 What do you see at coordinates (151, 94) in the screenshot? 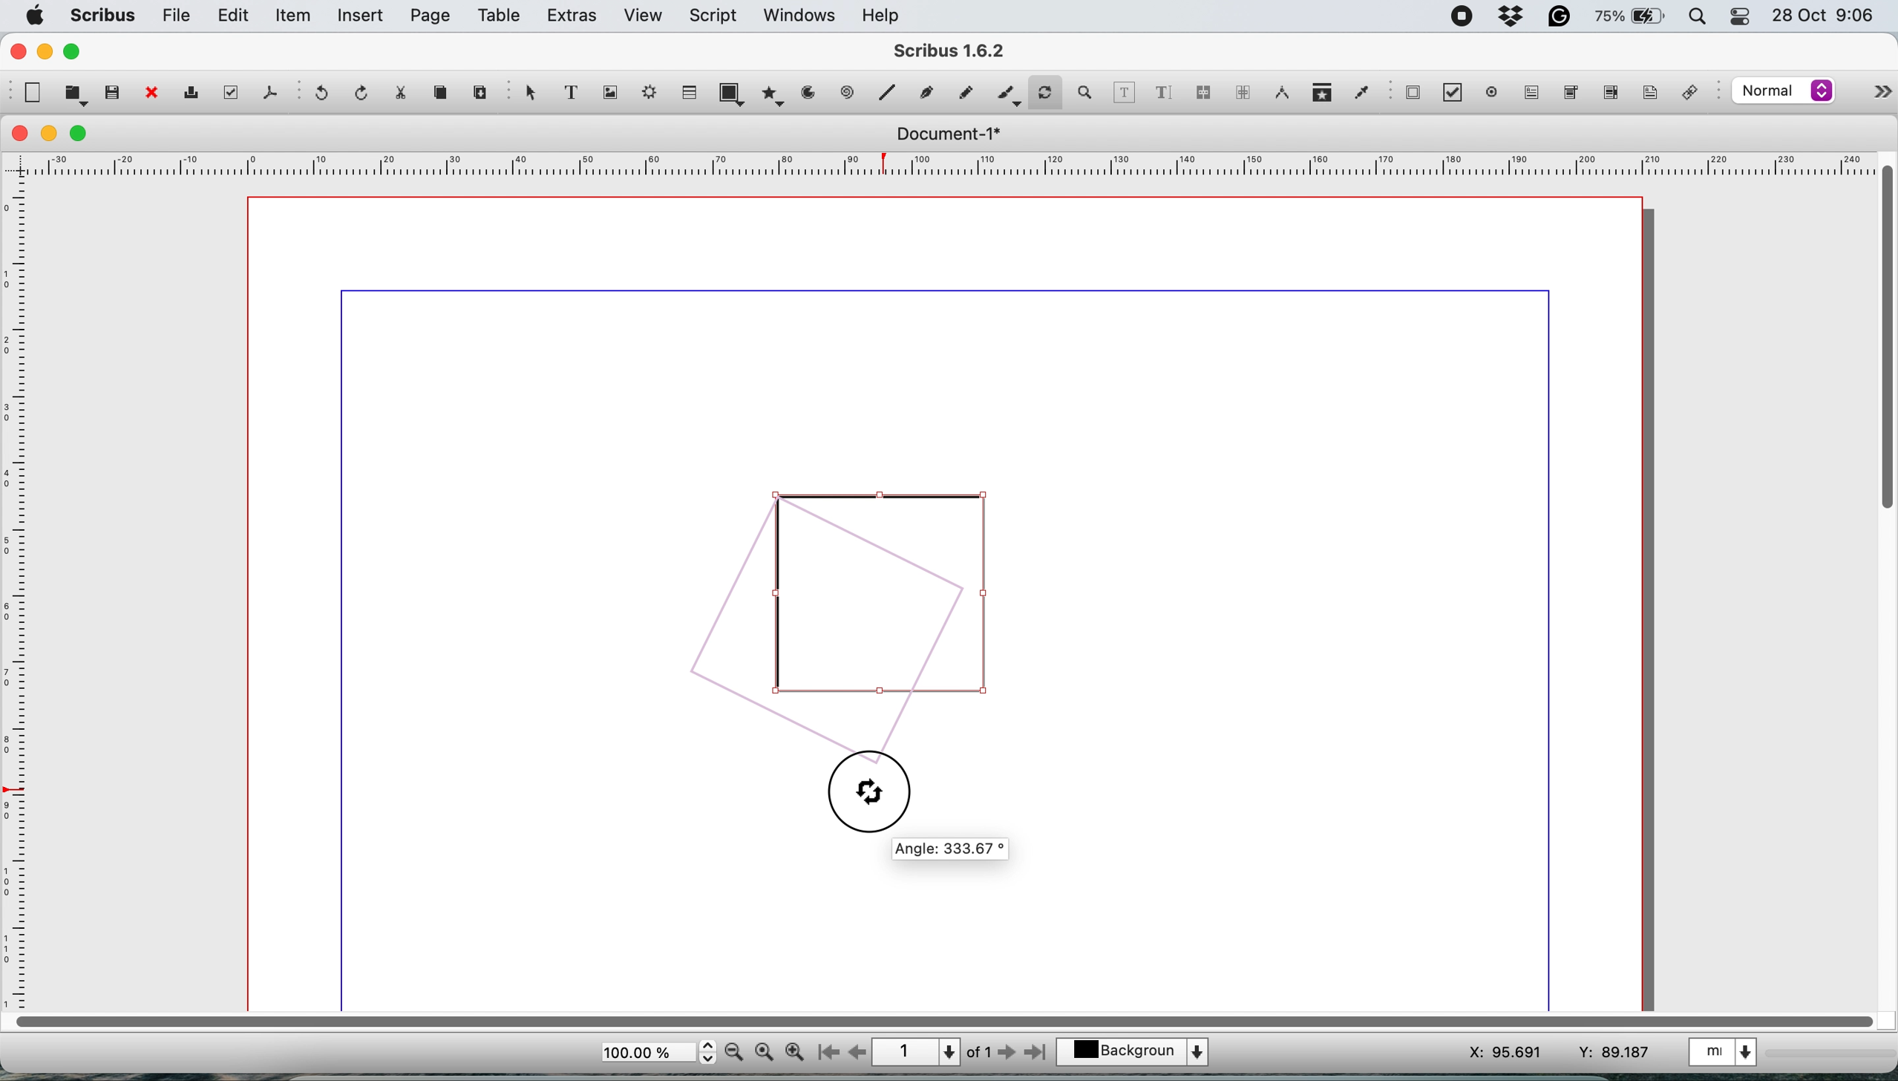
I see `close` at bounding box center [151, 94].